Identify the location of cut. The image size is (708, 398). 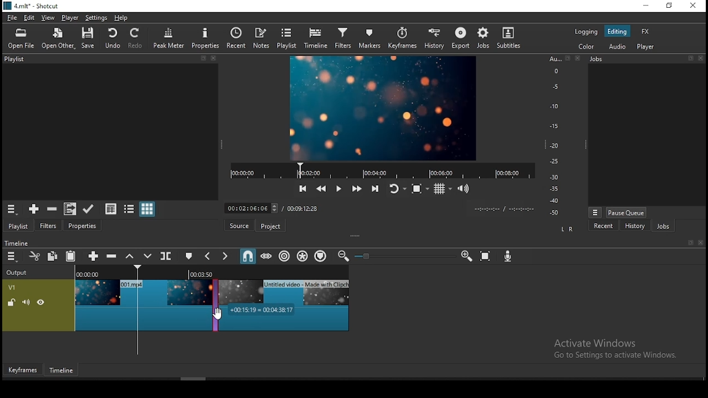
(34, 255).